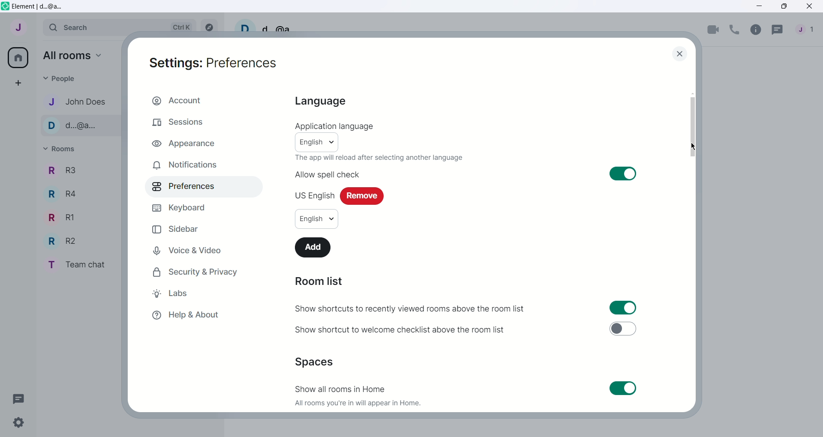 The width and height of the screenshot is (823, 437). I want to click on Keyboard, so click(191, 208).